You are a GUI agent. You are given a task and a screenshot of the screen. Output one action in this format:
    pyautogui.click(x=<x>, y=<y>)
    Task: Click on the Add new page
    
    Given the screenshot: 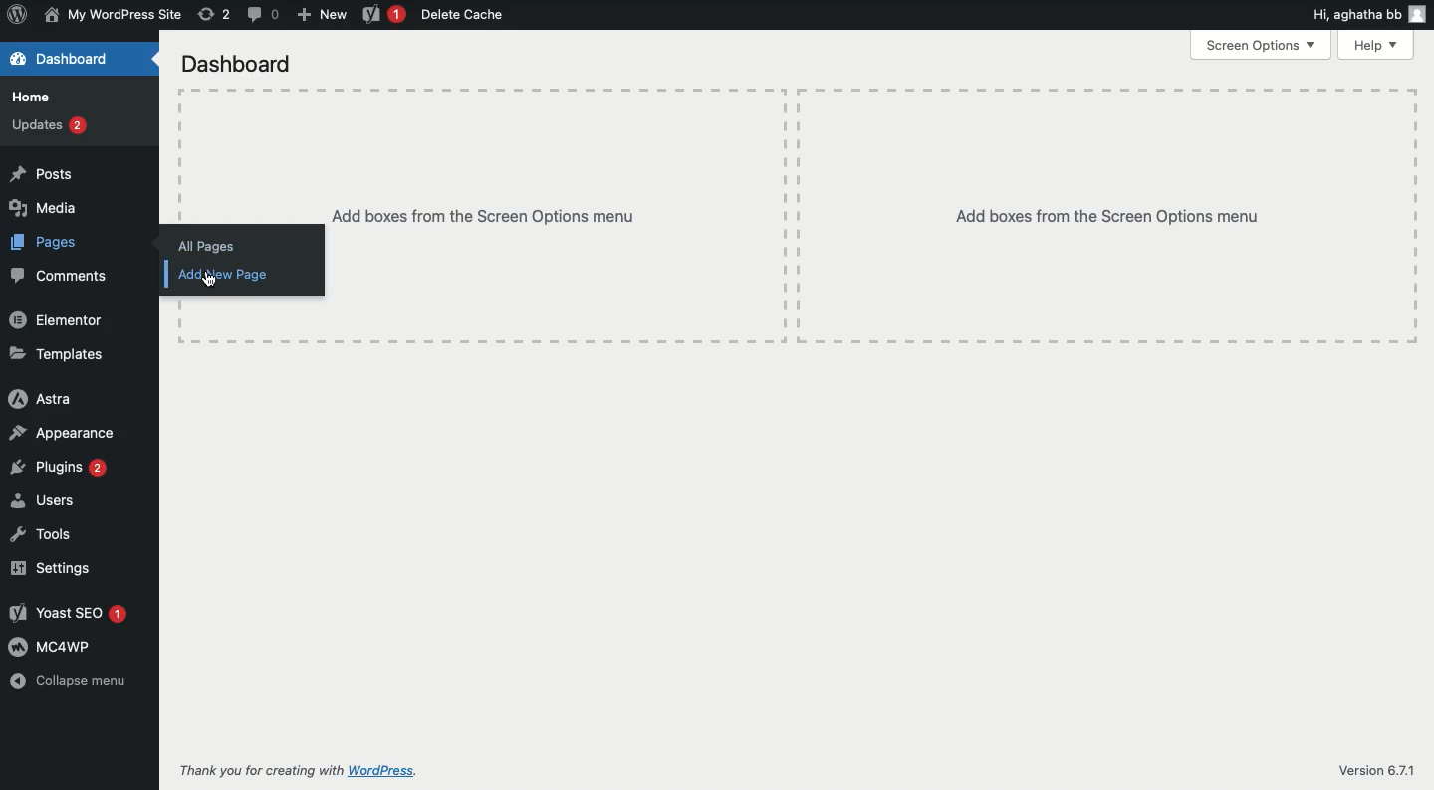 What is the action you would take?
    pyautogui.click(x=241, y=275)
    